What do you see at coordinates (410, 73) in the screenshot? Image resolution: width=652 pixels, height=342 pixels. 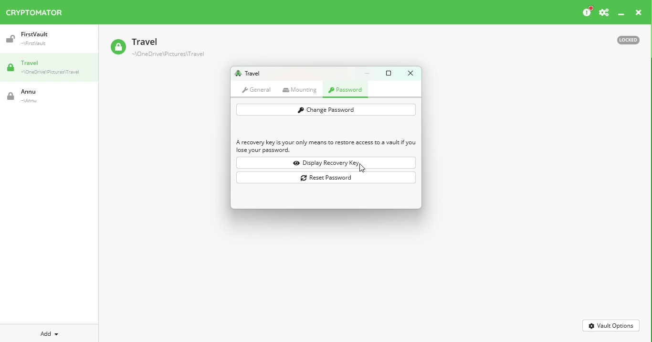 I see `Close` at bounding box center [410, 73].